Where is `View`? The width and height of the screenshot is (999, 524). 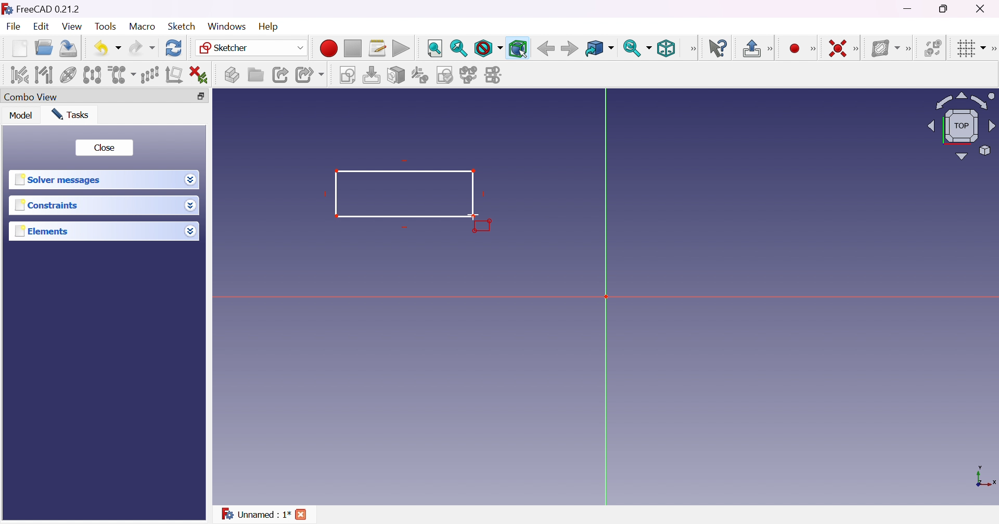
View is located at coordinates (72, 26).